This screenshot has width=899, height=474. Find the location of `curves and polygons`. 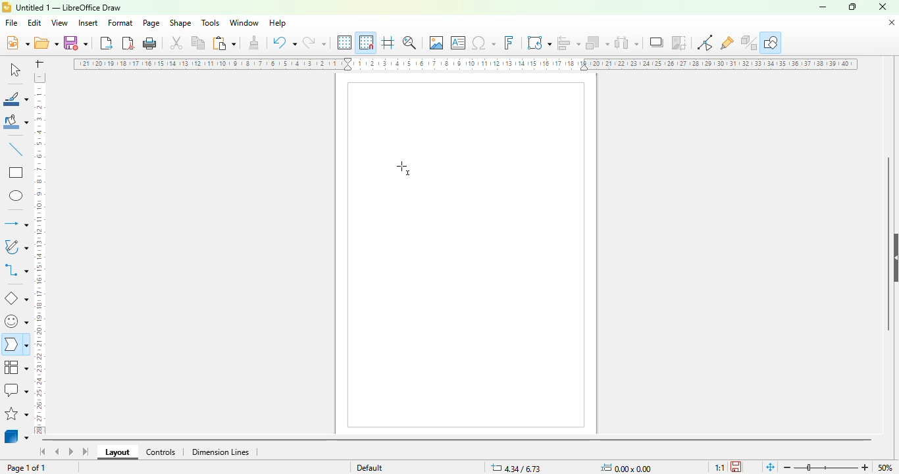

curves and polygons is located at coordinates (15, 247).